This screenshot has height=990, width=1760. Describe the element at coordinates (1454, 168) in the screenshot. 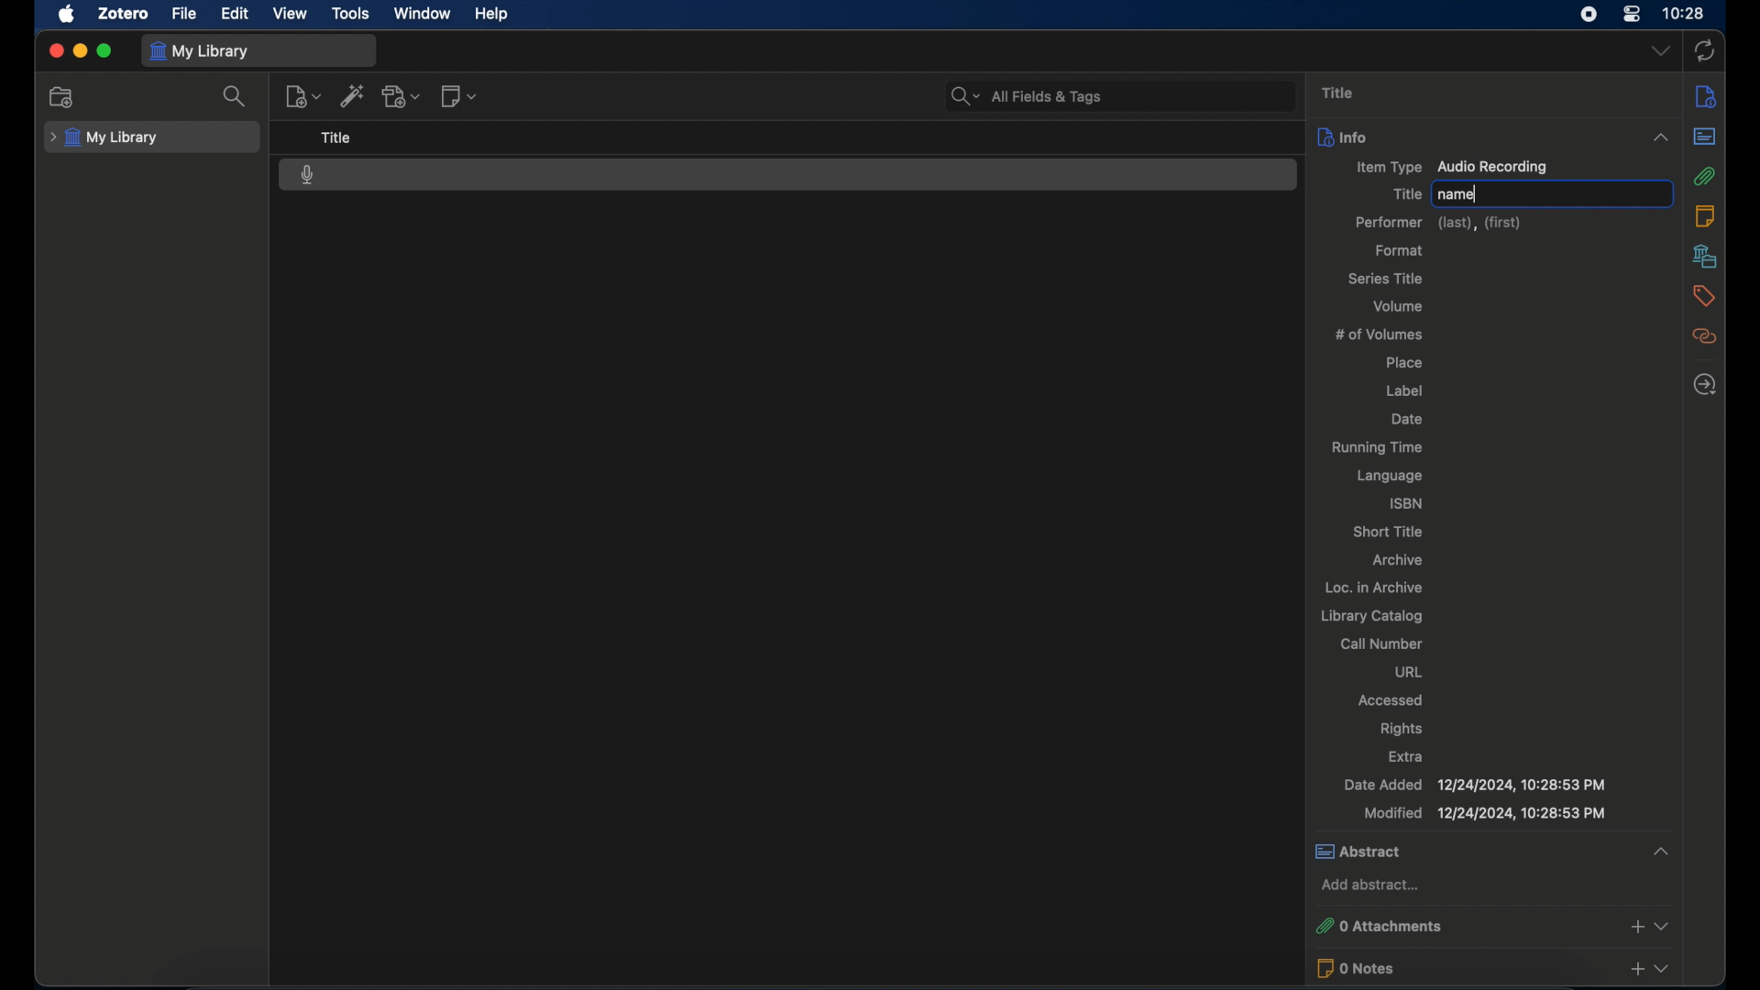

I see `item type` at that location.